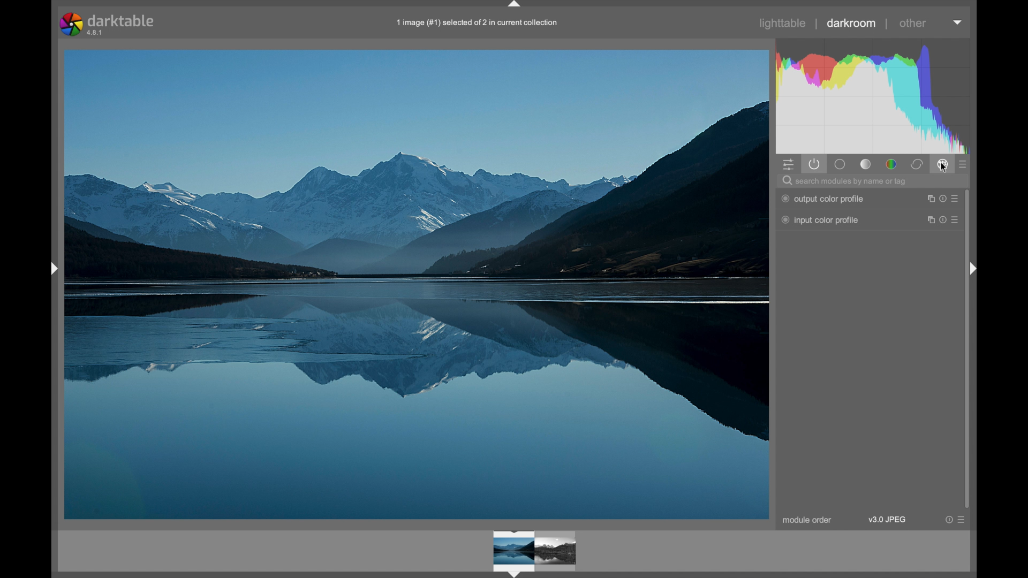  I want to click on darktable, so click(108, 24).